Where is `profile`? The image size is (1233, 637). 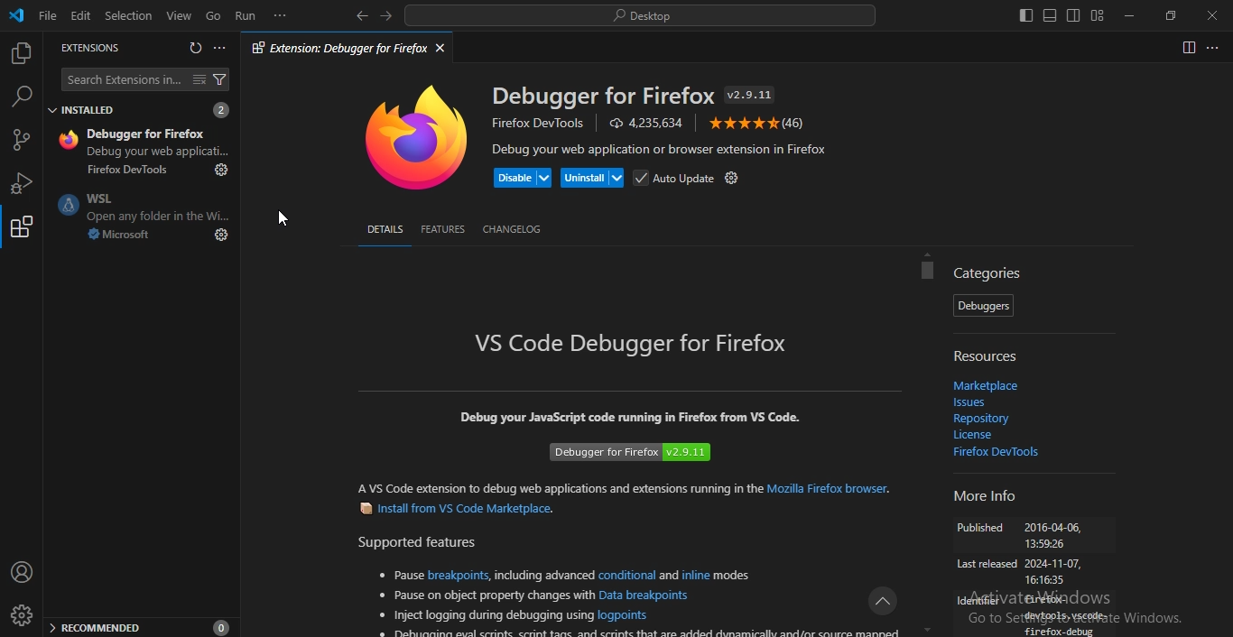
profile is located at coordinates (23, 615).